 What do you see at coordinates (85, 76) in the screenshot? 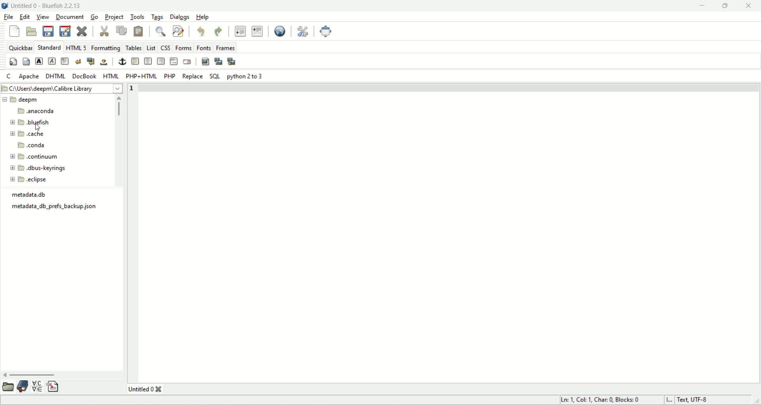
I see `DOCBOOK` at bounding box center [85, 76].